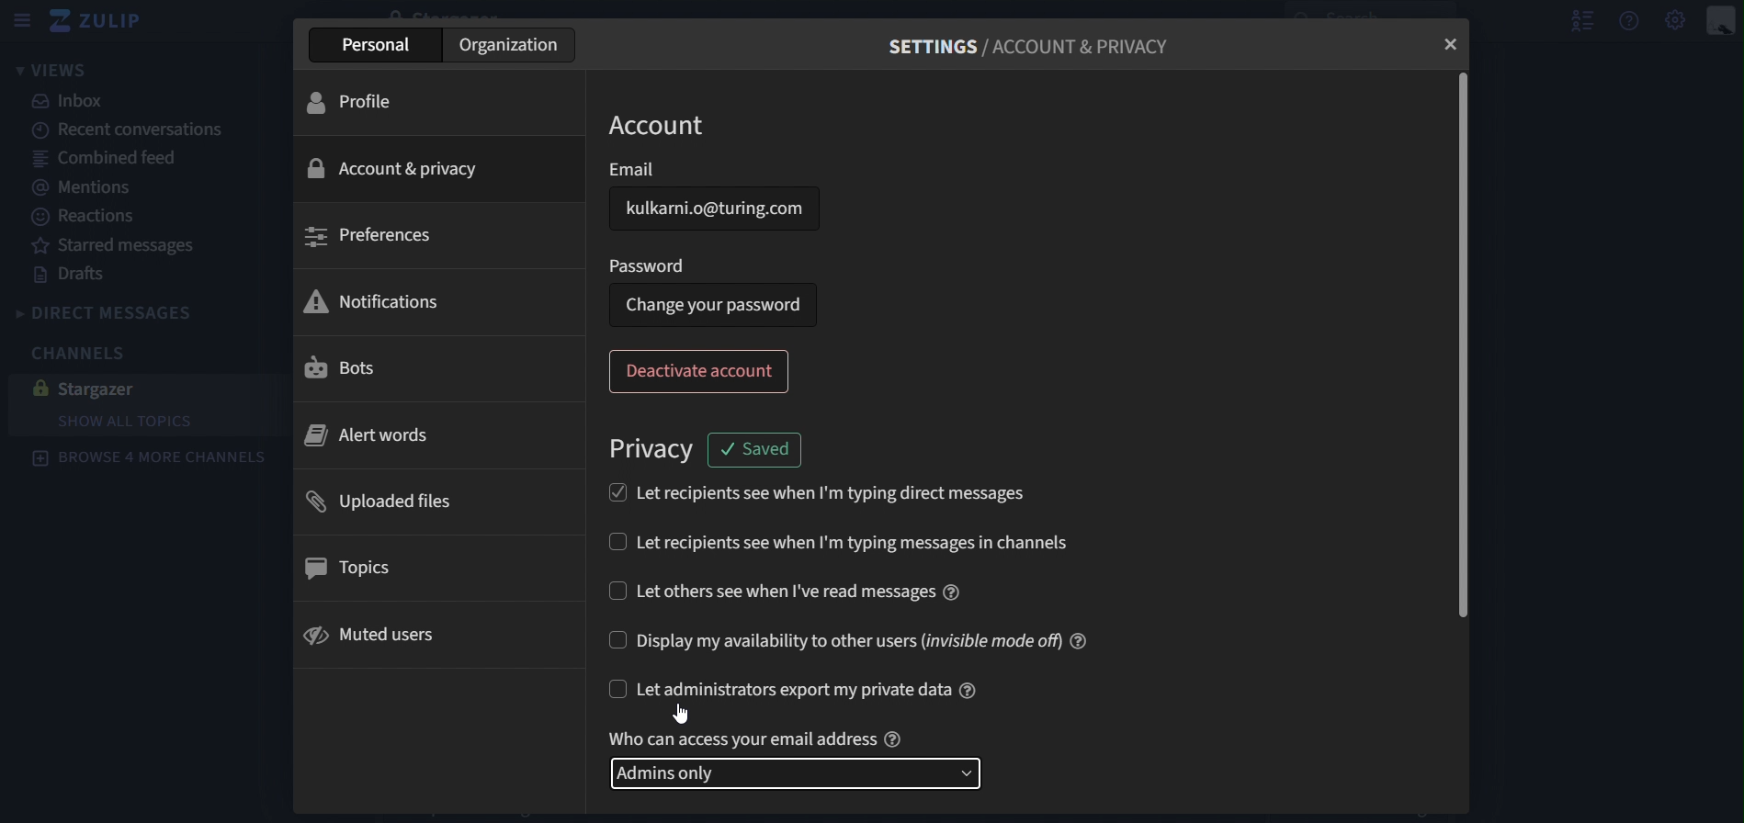 Image resolution: width=1744 pixels, height=823 pixels. I want to click on channels, so click(74, 352).